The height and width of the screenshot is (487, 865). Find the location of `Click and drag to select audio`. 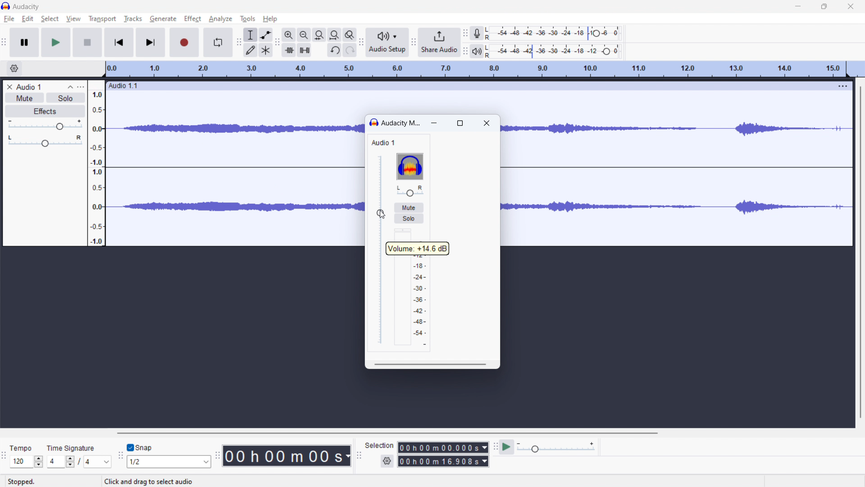

Click and drag to select audio is located at coordinates (157, 482).